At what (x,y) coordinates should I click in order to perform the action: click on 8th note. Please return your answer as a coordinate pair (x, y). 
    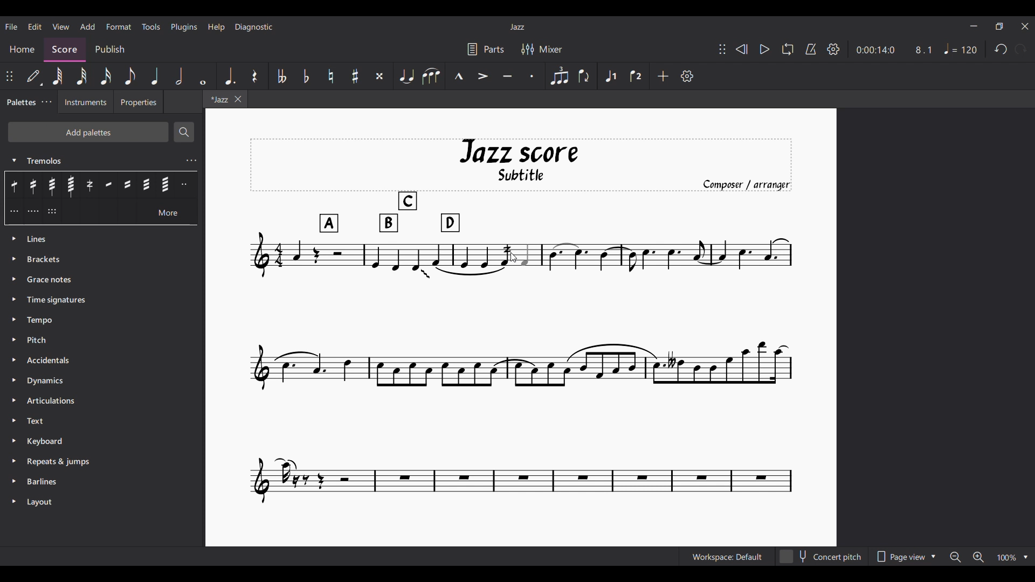
    Looking at the image, I should click on (130, 75).